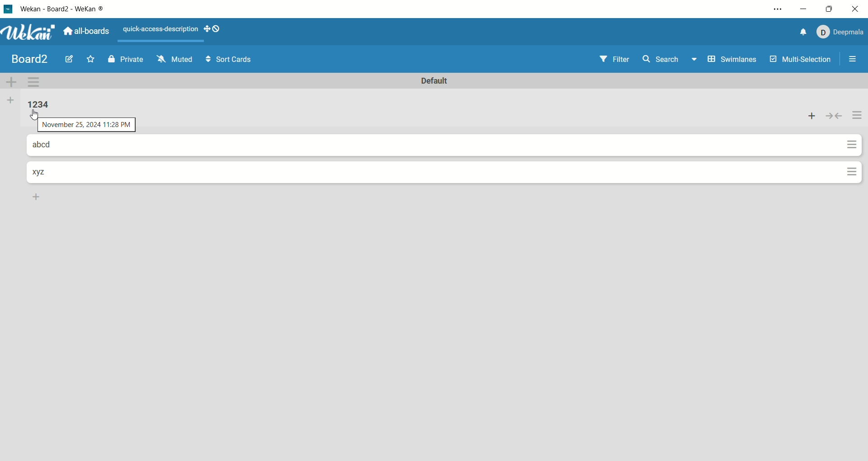  What do you see at coordinates (810, 114) in the screenshot?
I see `add` at bounding box center [810, 114].